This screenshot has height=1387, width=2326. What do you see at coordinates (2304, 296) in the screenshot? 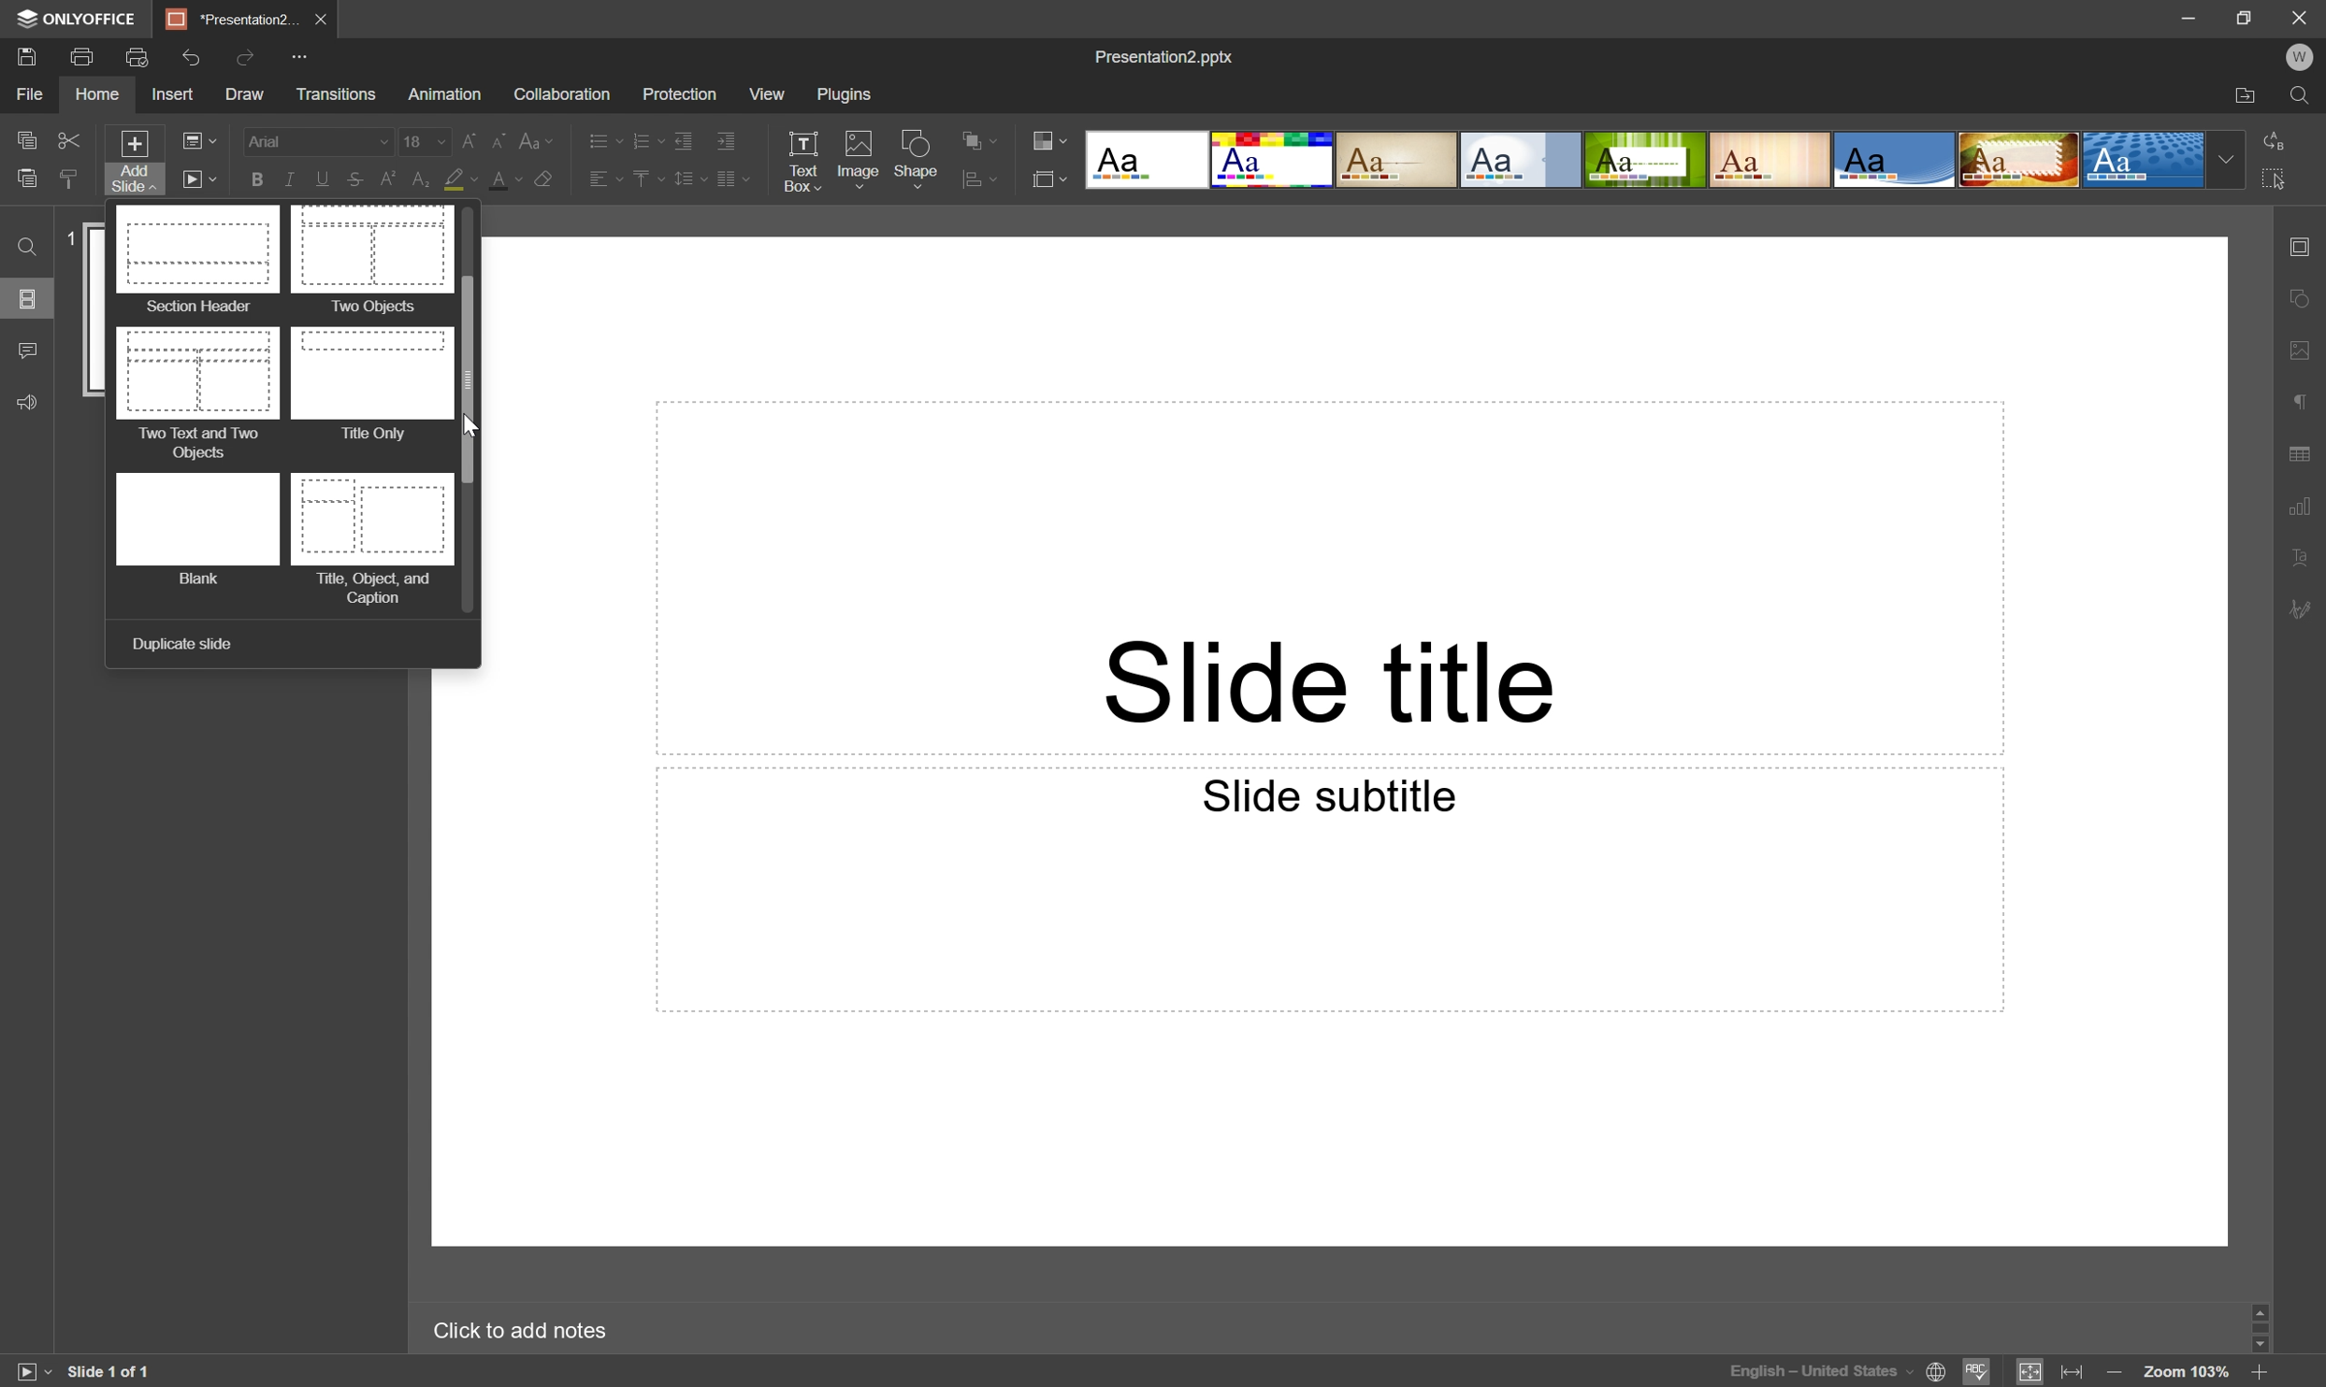
I see `Shape settings` at bounding box center [2304, 296].